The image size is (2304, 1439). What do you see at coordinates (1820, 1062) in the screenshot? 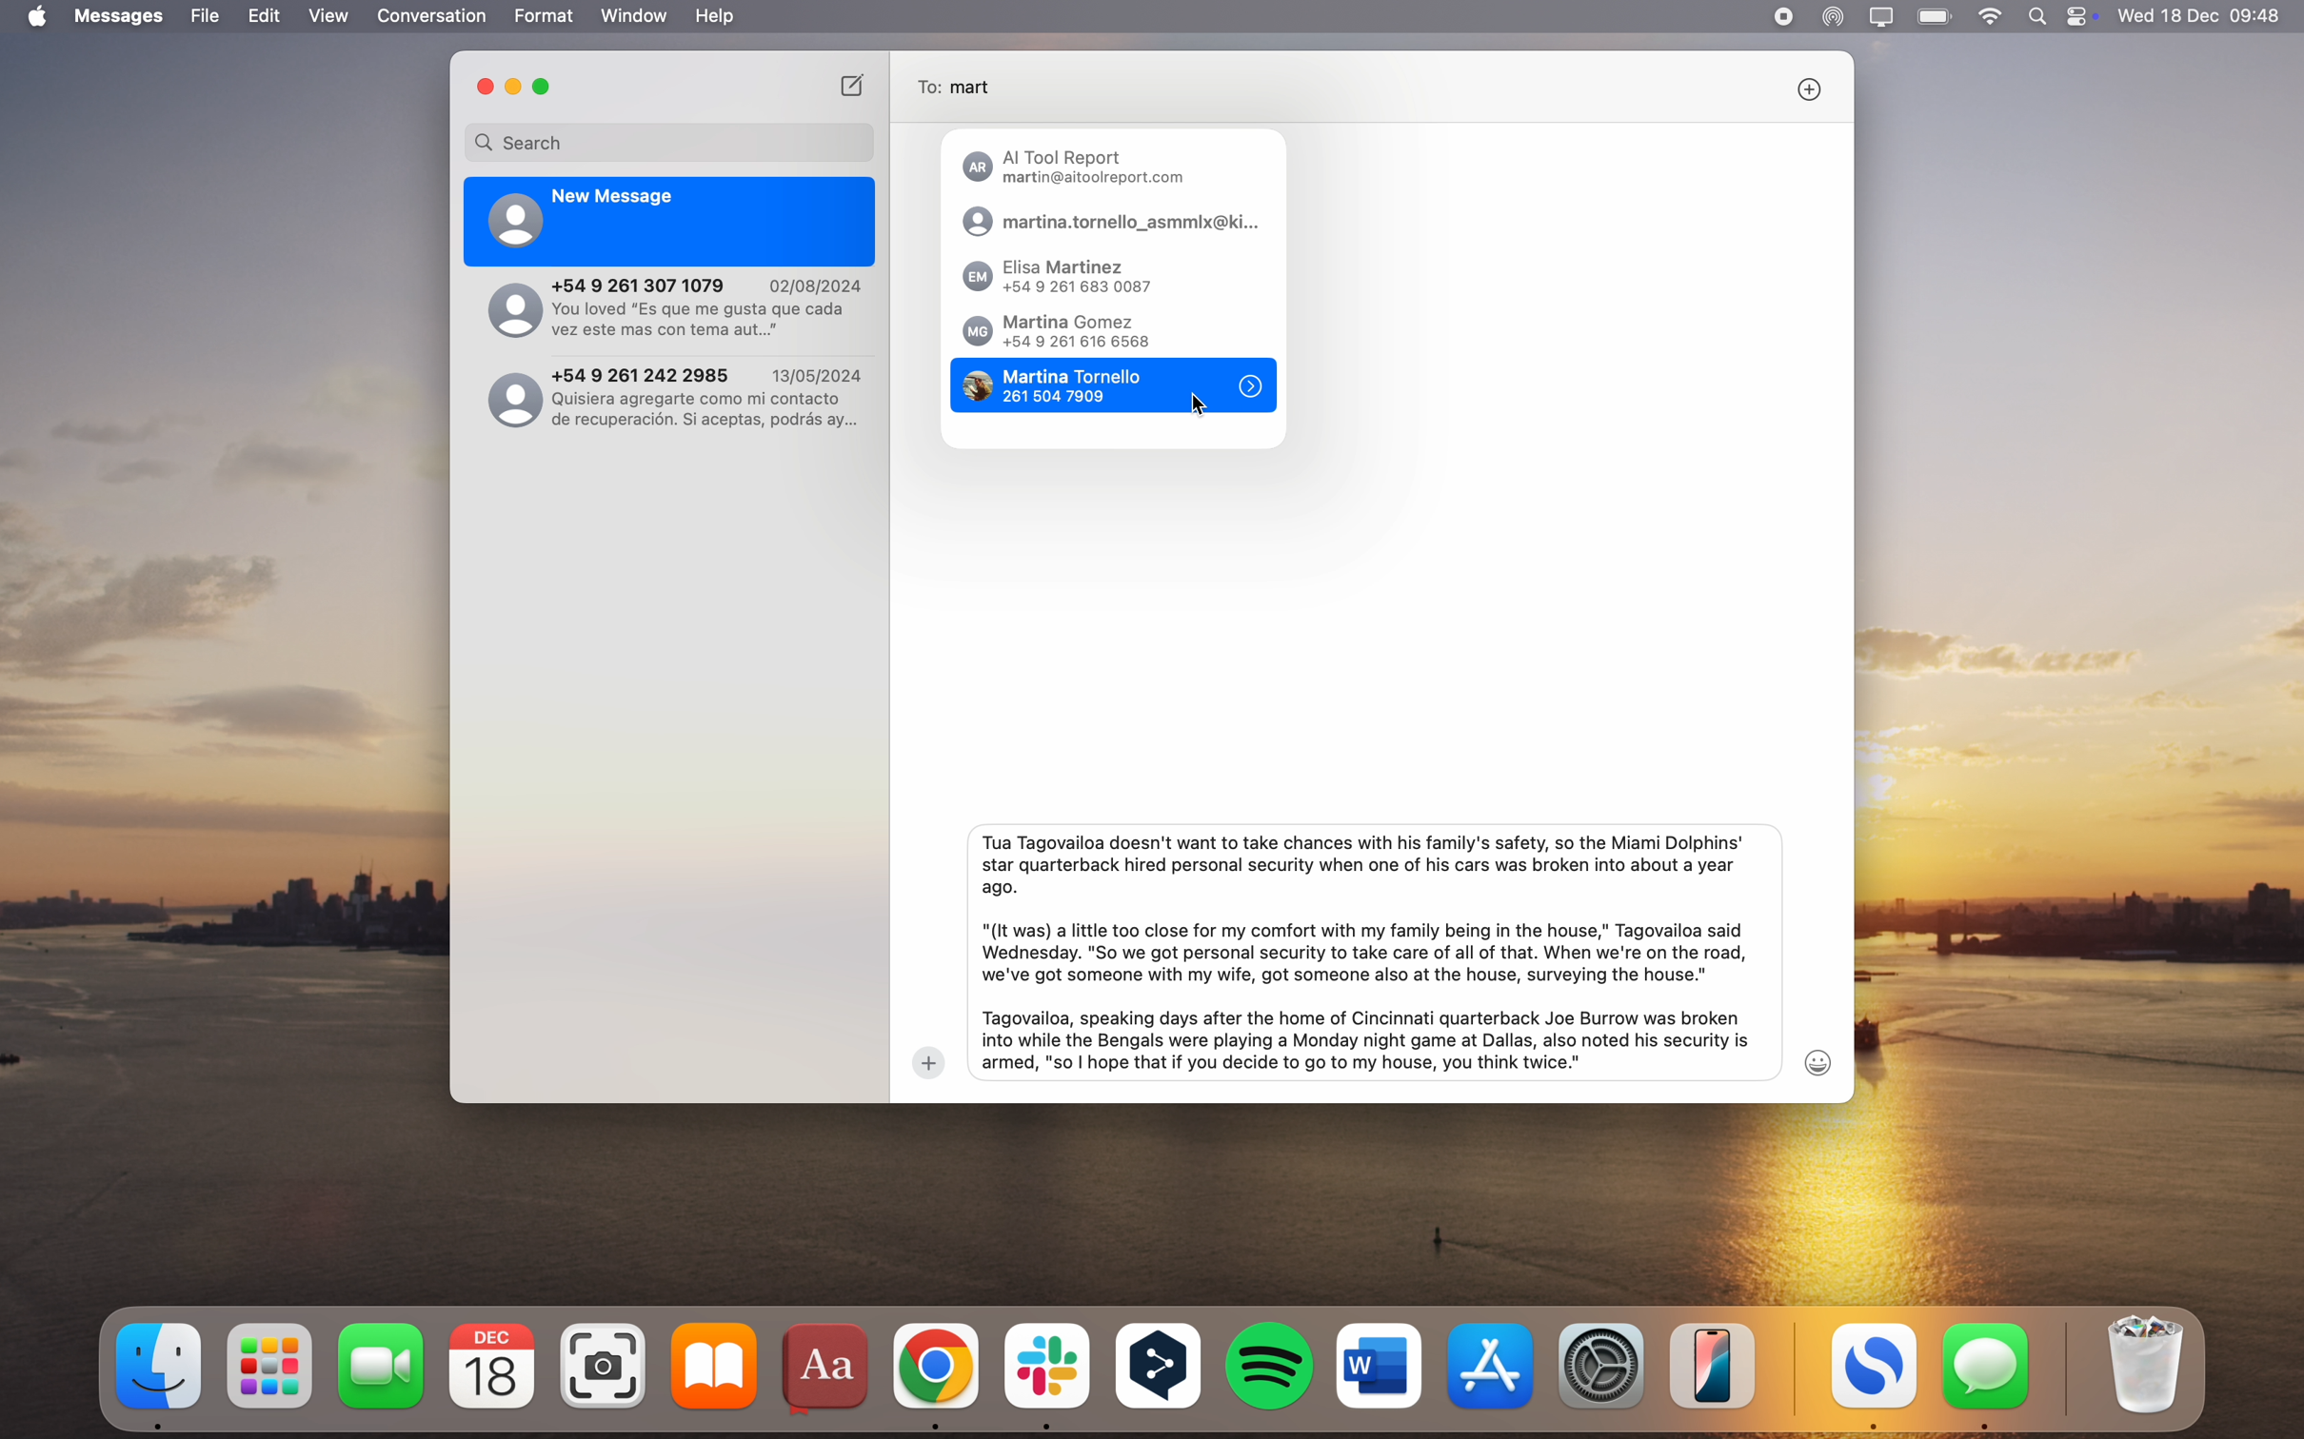
I see `emojis` at bounding box center [1820, 1062].